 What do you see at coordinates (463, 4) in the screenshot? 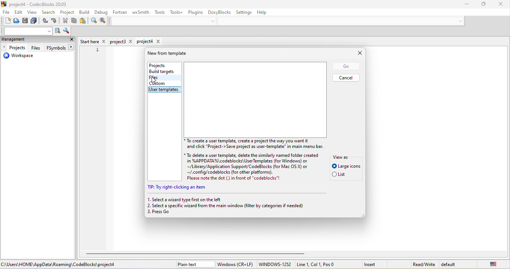
I see `minimize` at bounding box center [463, 4].